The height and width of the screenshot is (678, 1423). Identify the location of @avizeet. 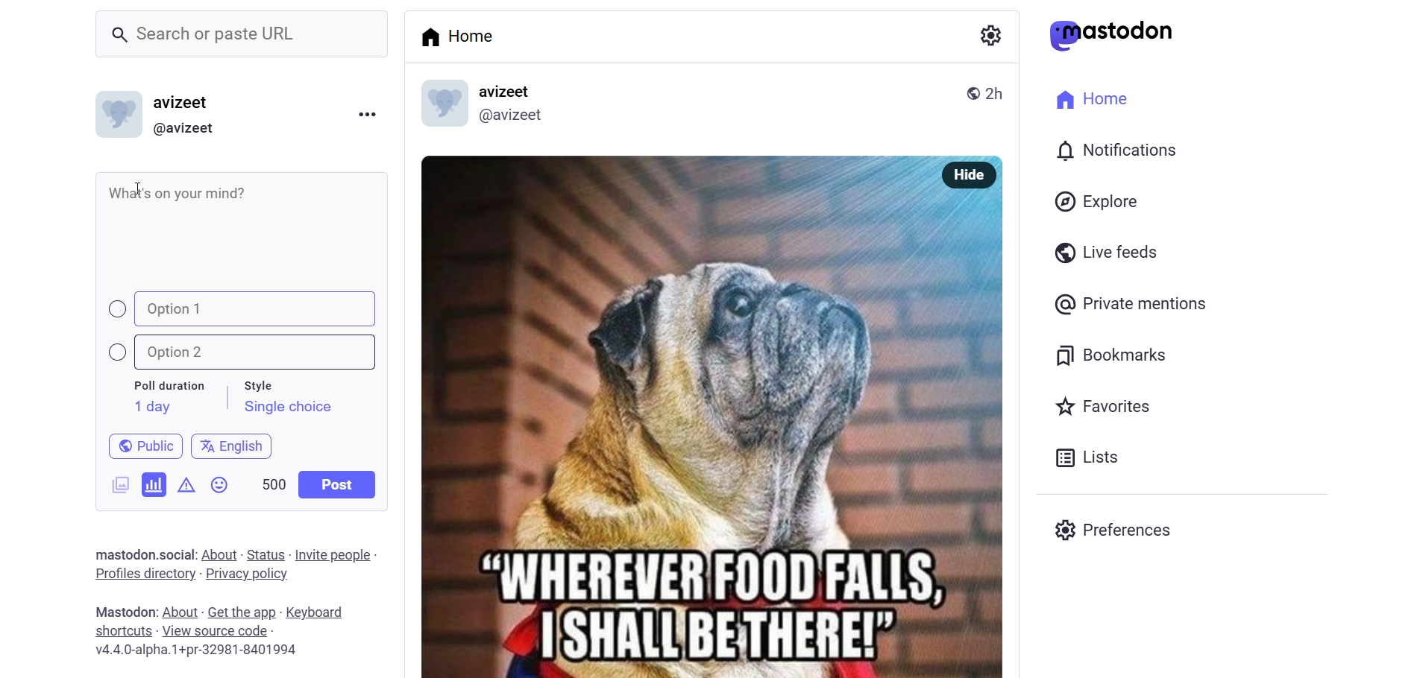
(183, 129).